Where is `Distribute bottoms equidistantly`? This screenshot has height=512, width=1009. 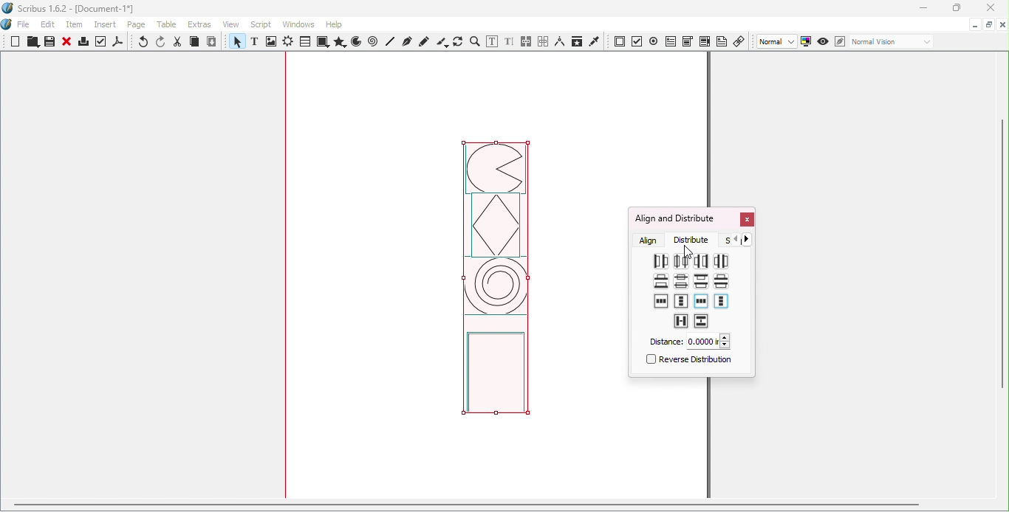 Distribute bottoms equidistantly is located at coordinates (661, 281).